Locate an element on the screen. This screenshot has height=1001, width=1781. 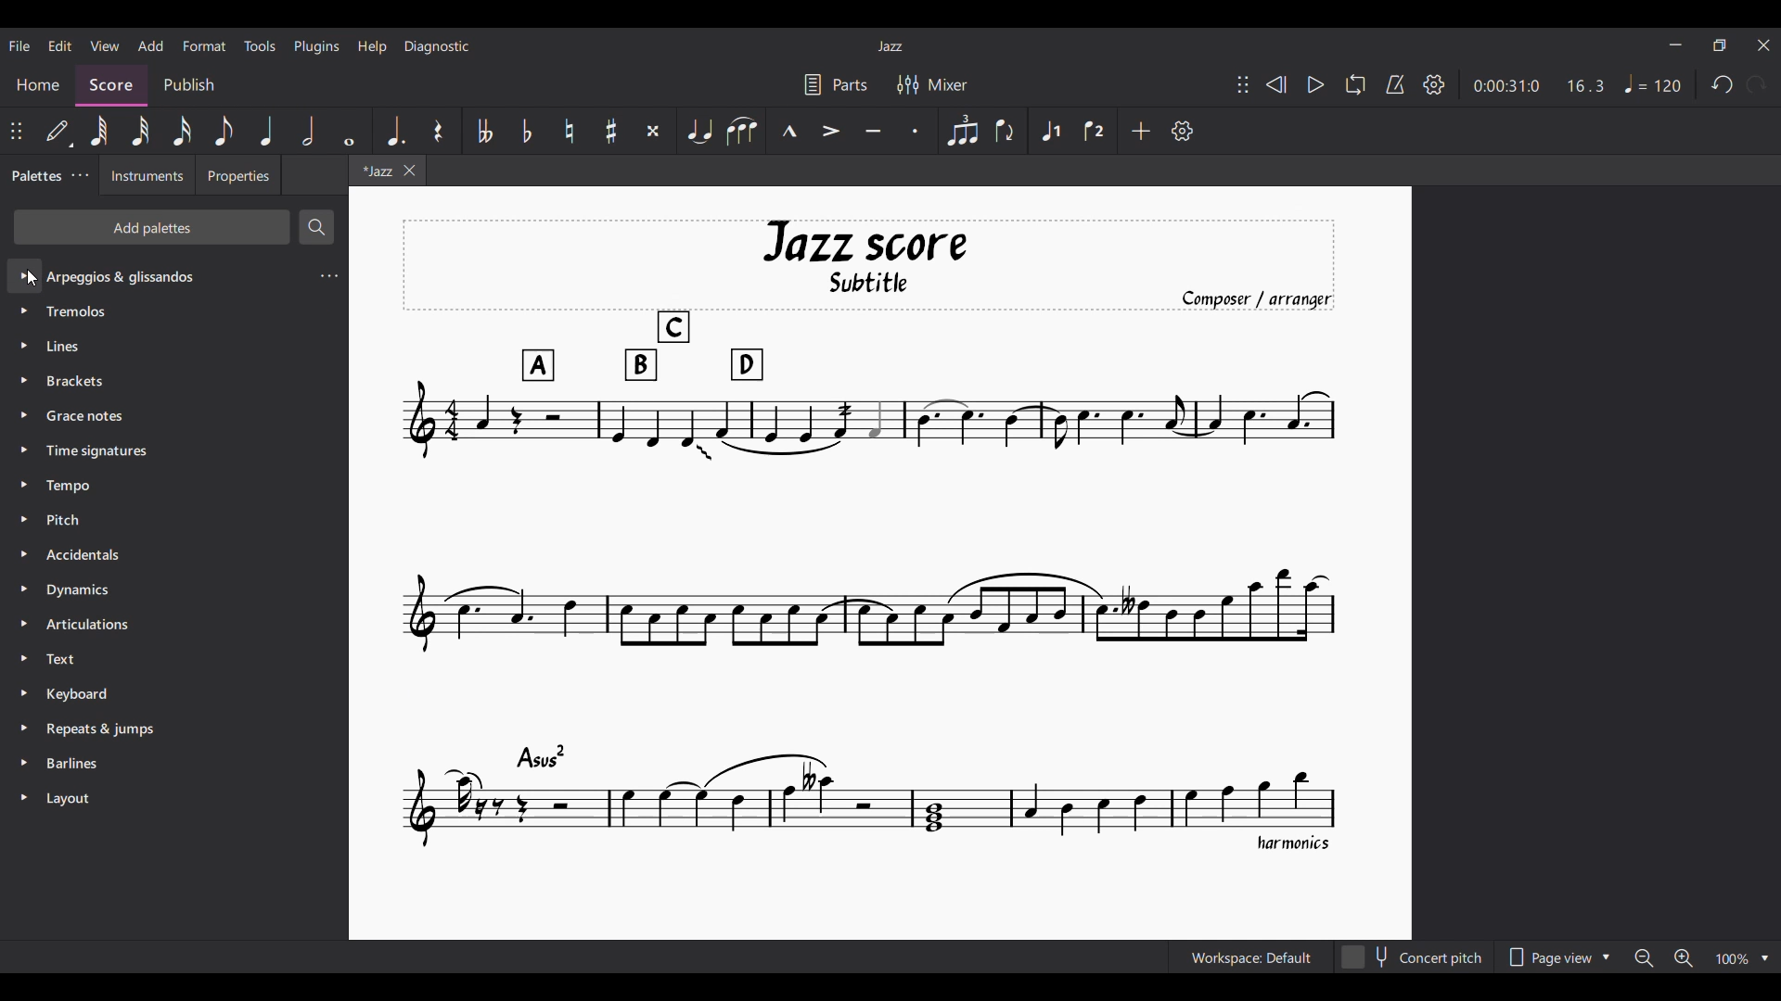
Toggle double sharp is located at coordinates (653, 132).